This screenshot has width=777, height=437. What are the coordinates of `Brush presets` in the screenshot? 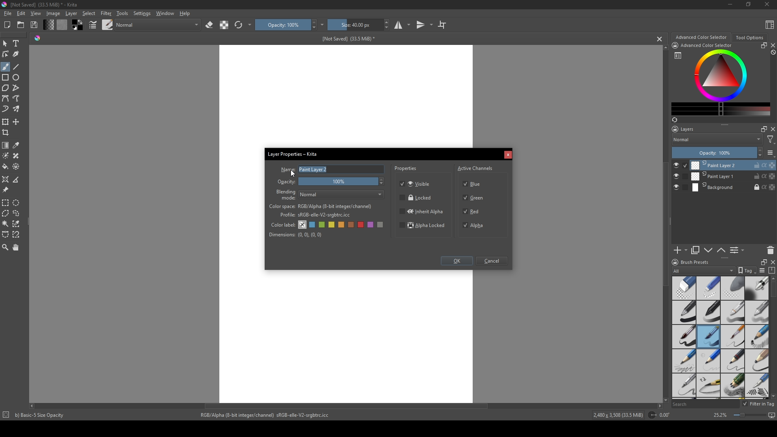 It's located at (695, 262).